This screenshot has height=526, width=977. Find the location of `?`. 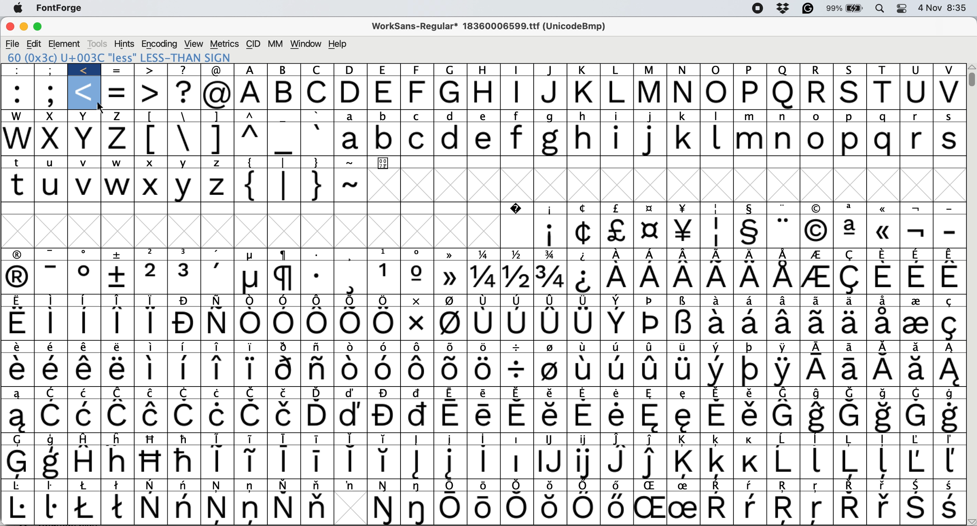

? is located at coordinates (184, 92).